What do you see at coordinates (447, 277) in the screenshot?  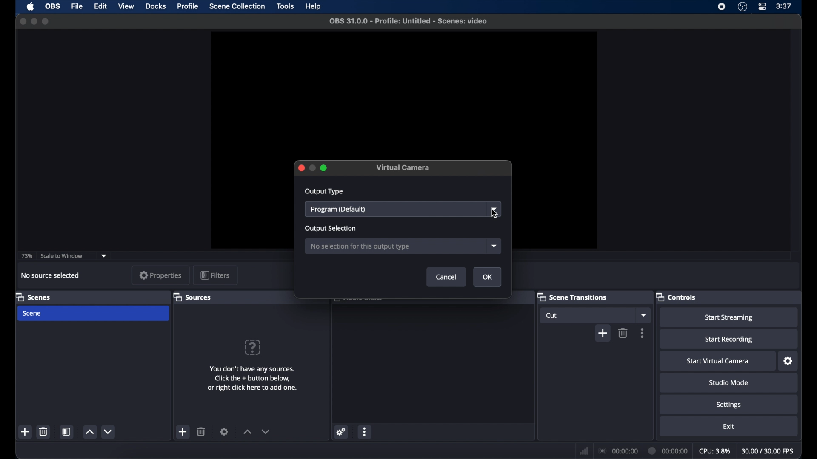 I see `cancel` at bounding box center [447, 277].